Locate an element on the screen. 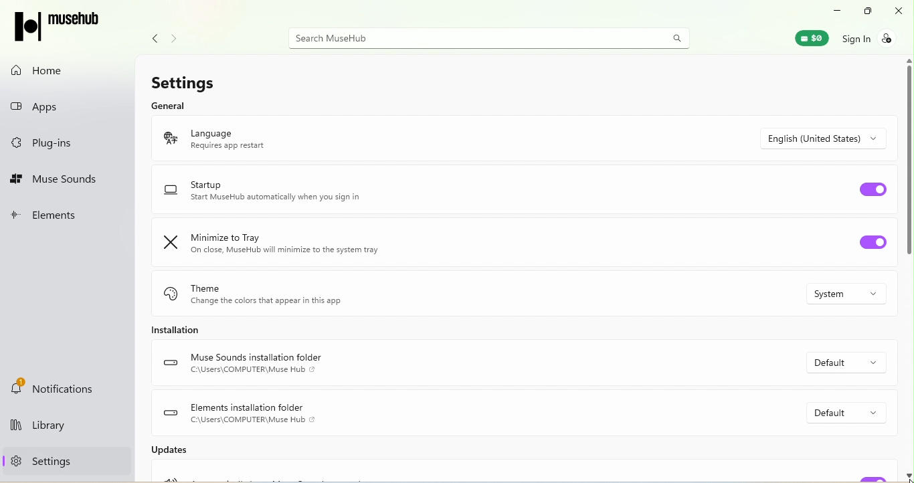 The width and height of the screenshot is (914, 483). Toggle button is located at coordinates (869, 194).